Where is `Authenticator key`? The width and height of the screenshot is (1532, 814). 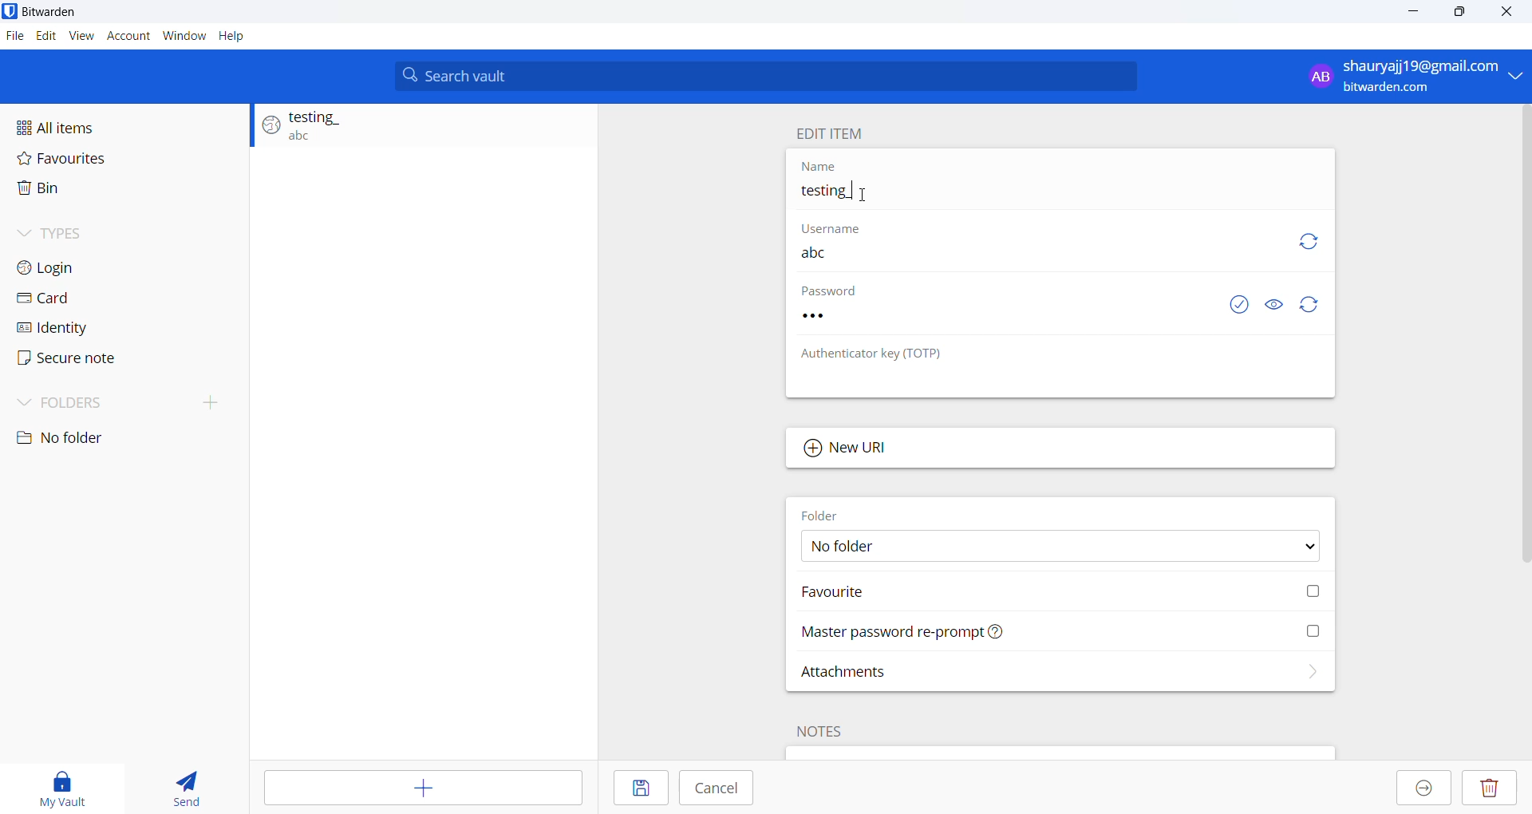 Authenticator key is located at coordinates (869, 355).